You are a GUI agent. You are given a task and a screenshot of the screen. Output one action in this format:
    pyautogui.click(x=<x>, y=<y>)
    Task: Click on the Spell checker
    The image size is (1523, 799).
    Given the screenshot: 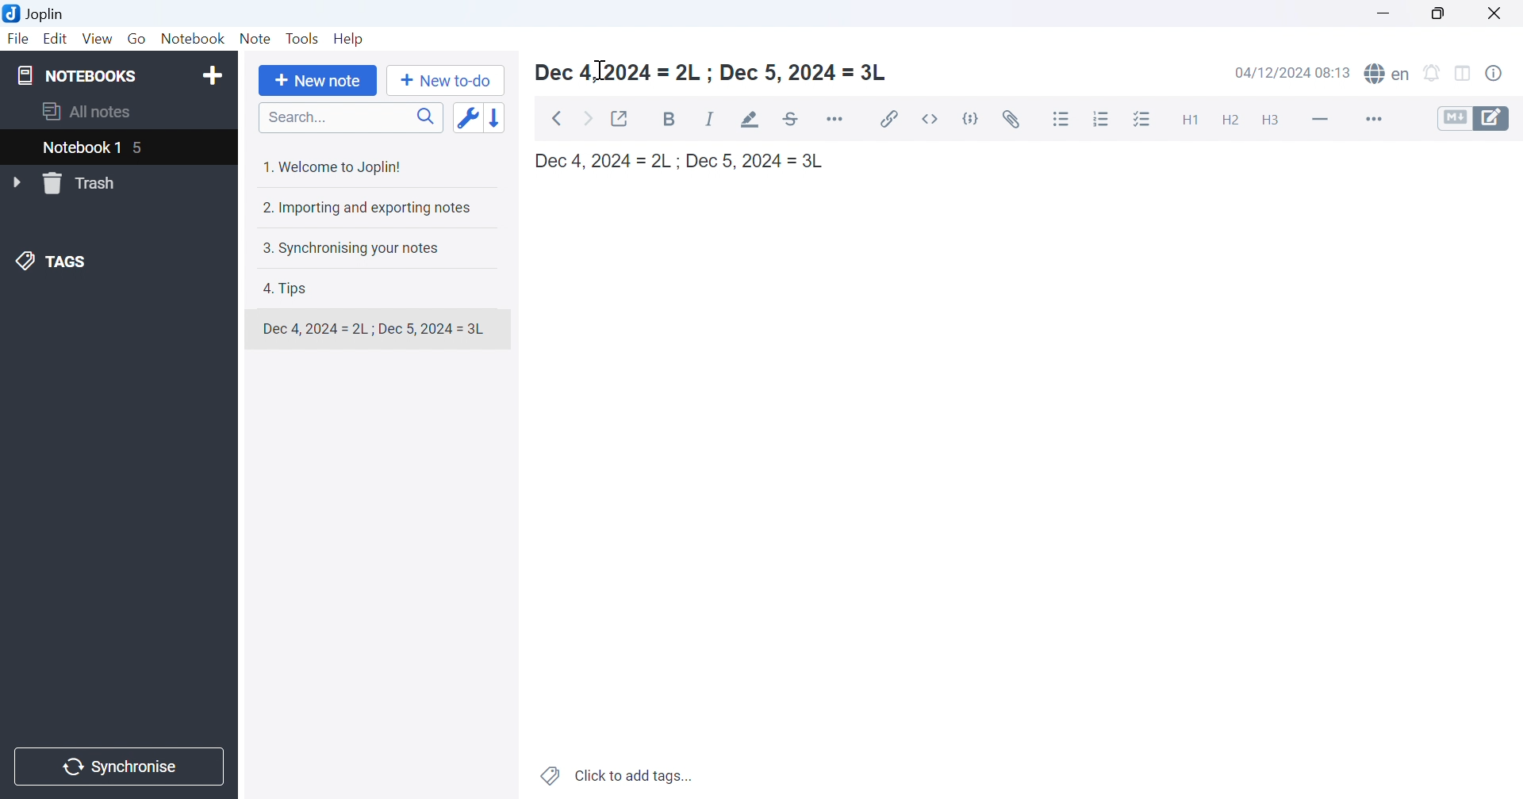 What is the action you would take?
    pyautogui.click(x=1389, y=75)
    